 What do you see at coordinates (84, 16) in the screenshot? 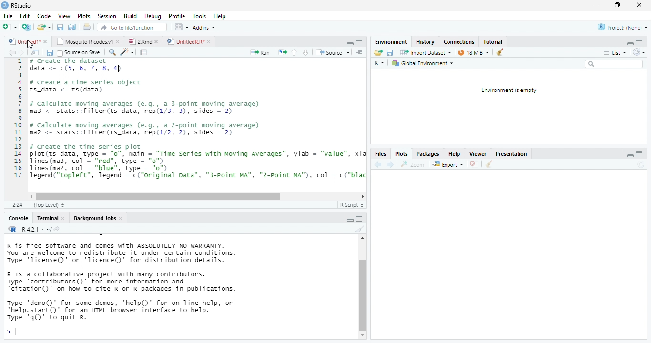
I see `Plots` at bounding box center [84, 16].